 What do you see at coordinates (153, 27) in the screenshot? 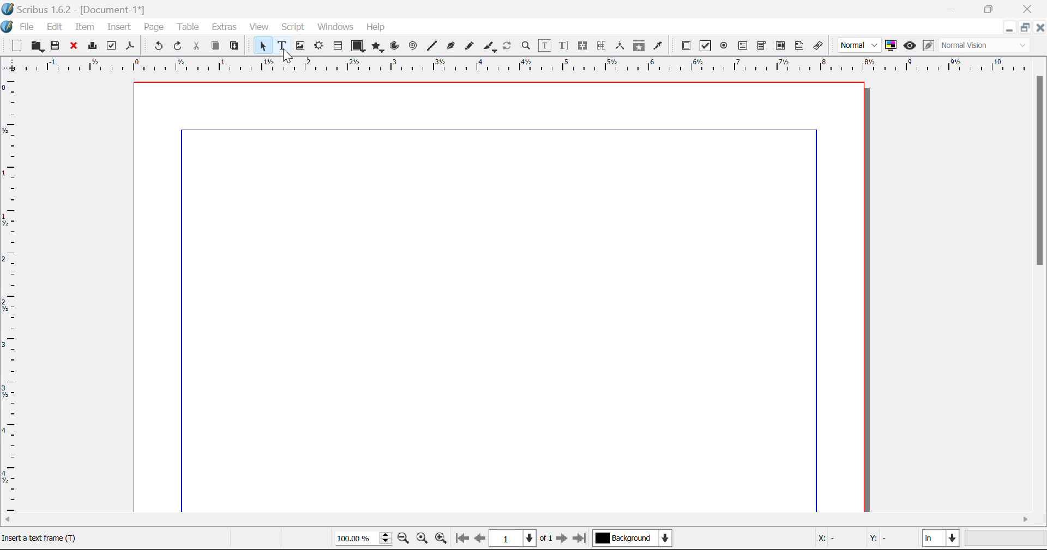
I see `Page` at bounding box center [153, 27].